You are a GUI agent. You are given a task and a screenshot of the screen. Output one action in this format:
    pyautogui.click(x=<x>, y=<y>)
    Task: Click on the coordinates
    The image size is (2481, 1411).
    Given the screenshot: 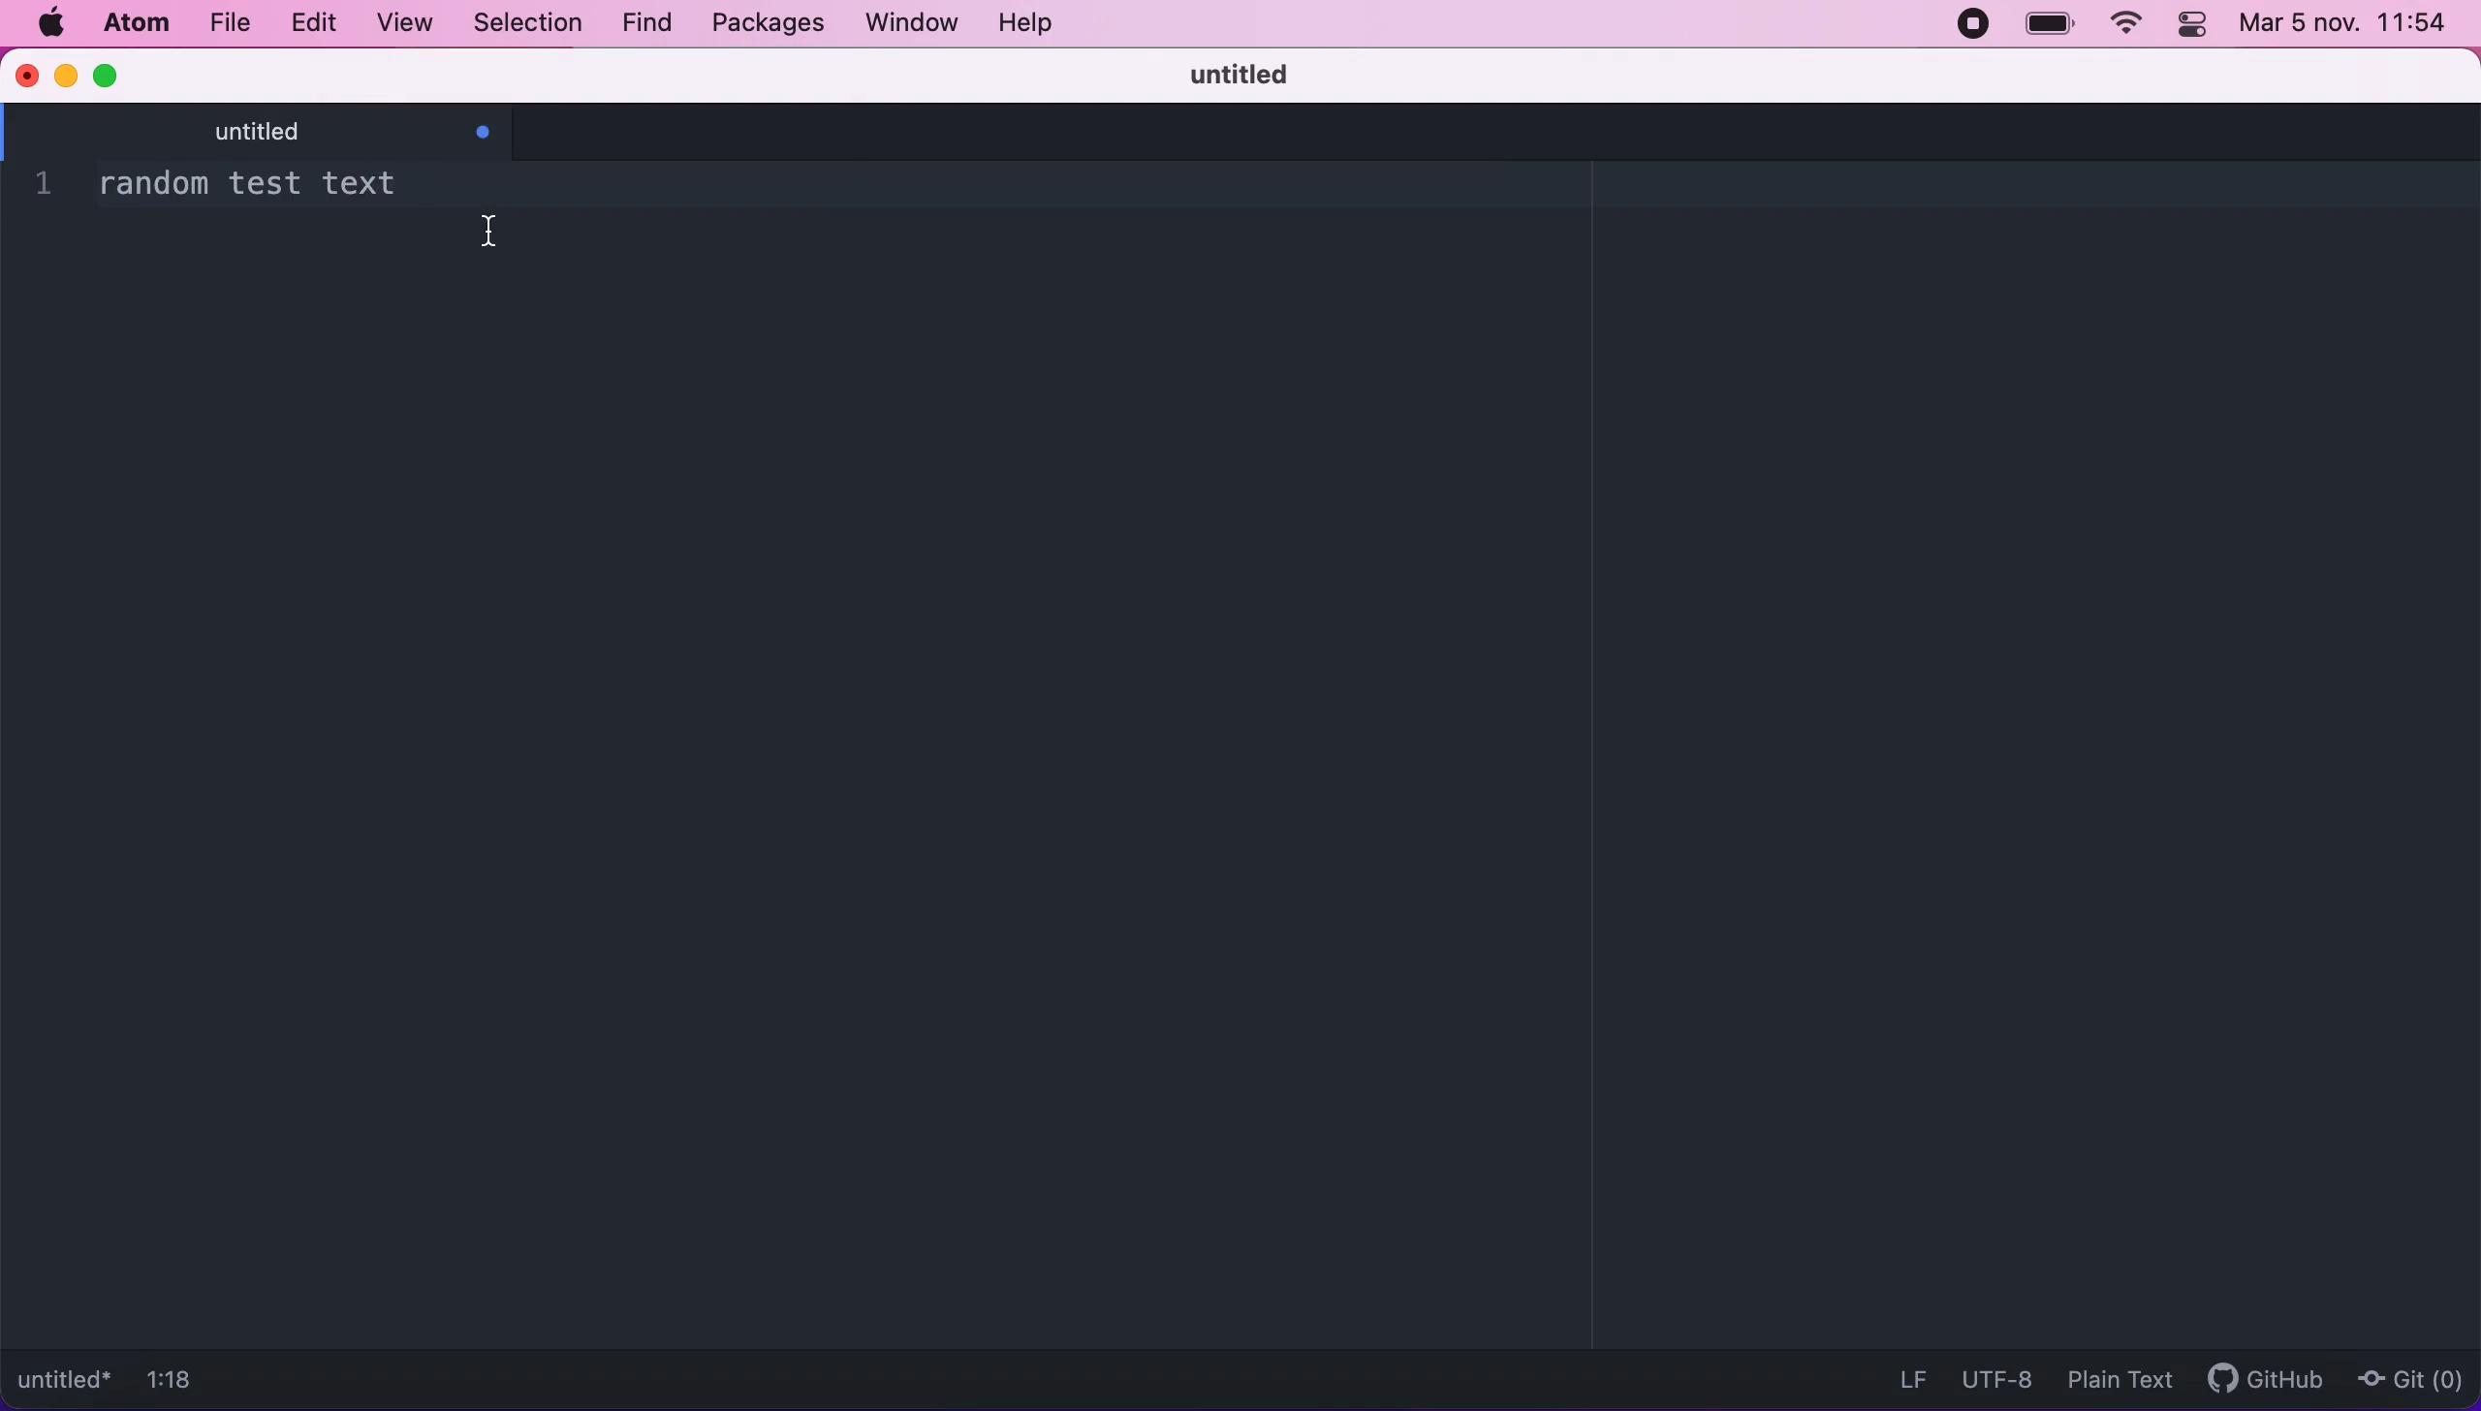 What is the action you would take?
    pyautogui.click(x=191, y=1384)
    